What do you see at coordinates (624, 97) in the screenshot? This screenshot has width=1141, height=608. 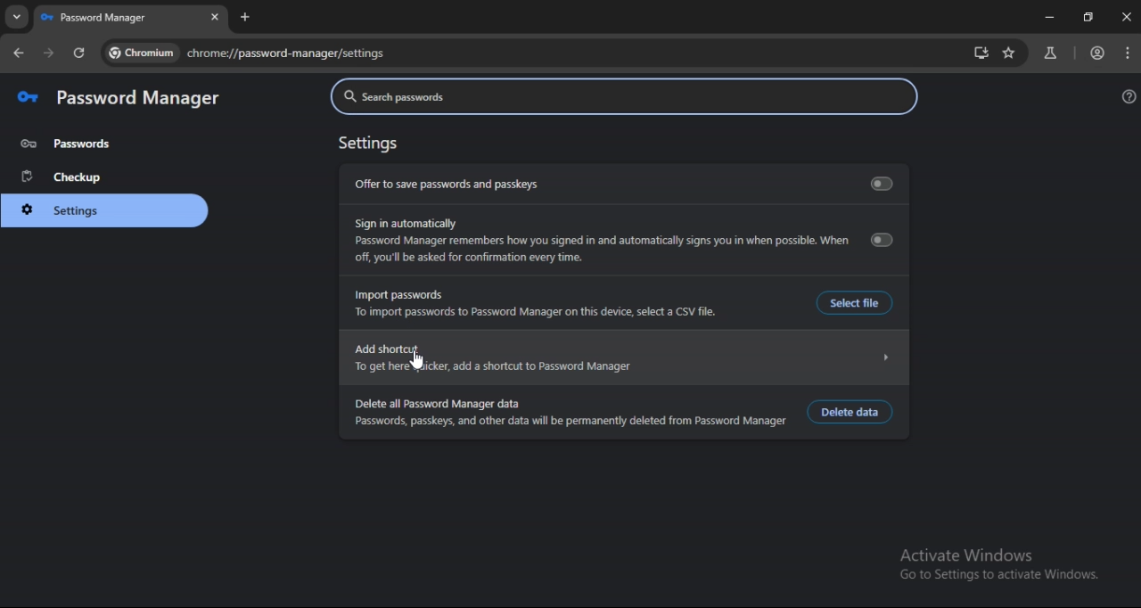 I see `search passwords` at bounding box center [624, 97].